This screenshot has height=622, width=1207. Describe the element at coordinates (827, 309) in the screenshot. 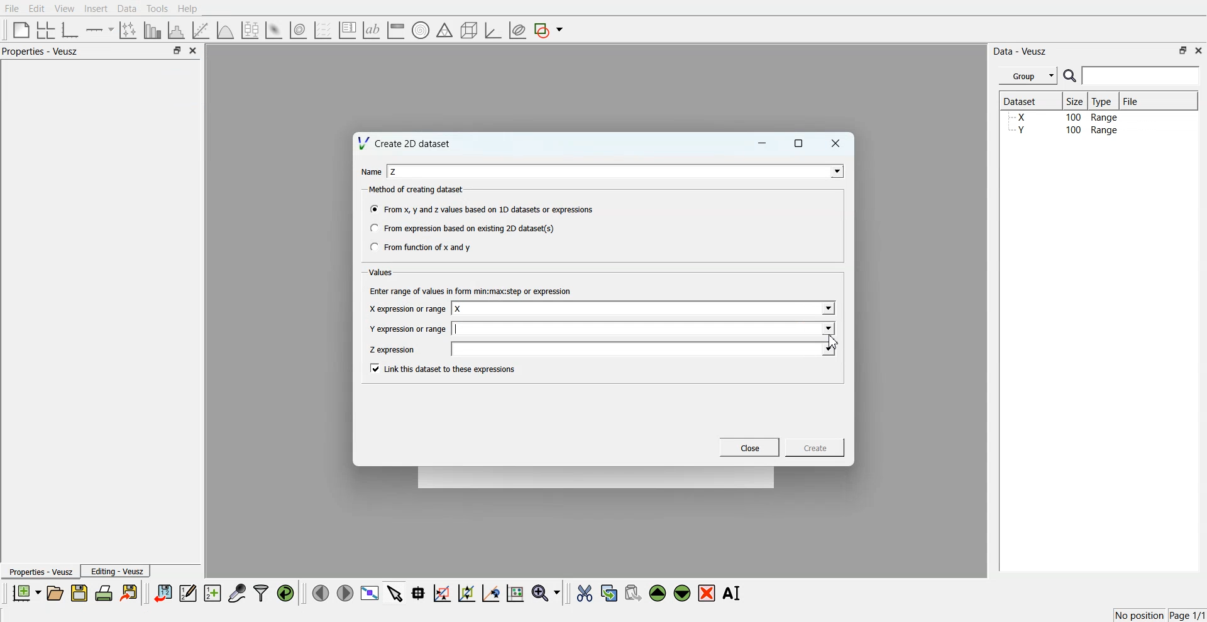

I see `Drop down` at that location.